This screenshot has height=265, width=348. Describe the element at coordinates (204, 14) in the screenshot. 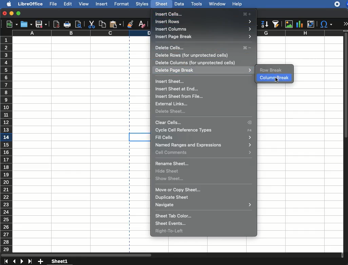

I see `insert cells` at that location.